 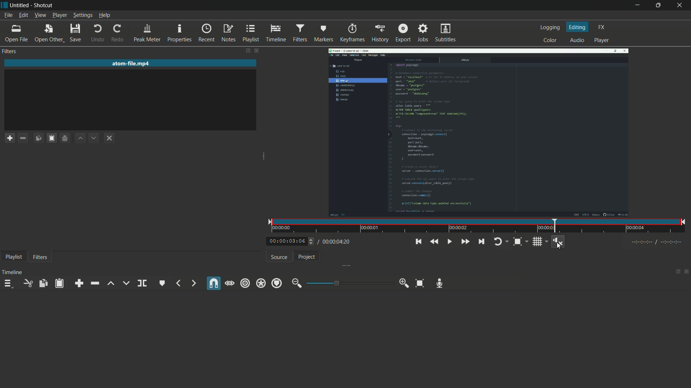 What do you see at coordinates (422, 33) in the screenshot?
I see `jobs` at bounding box center [422, 33].